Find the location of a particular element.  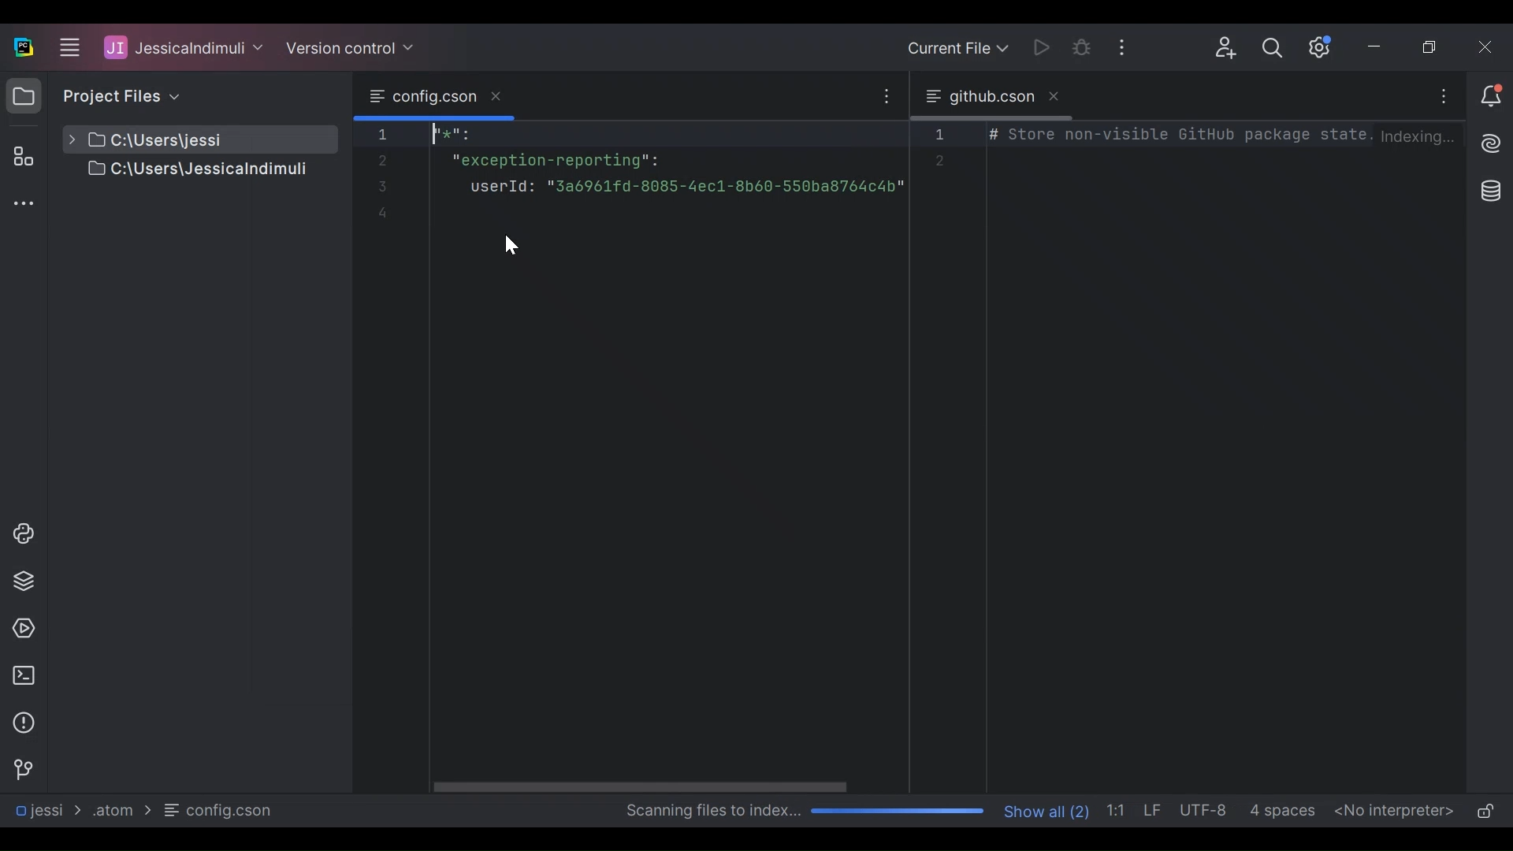

Project File Path is located at coordinates (47, 810).